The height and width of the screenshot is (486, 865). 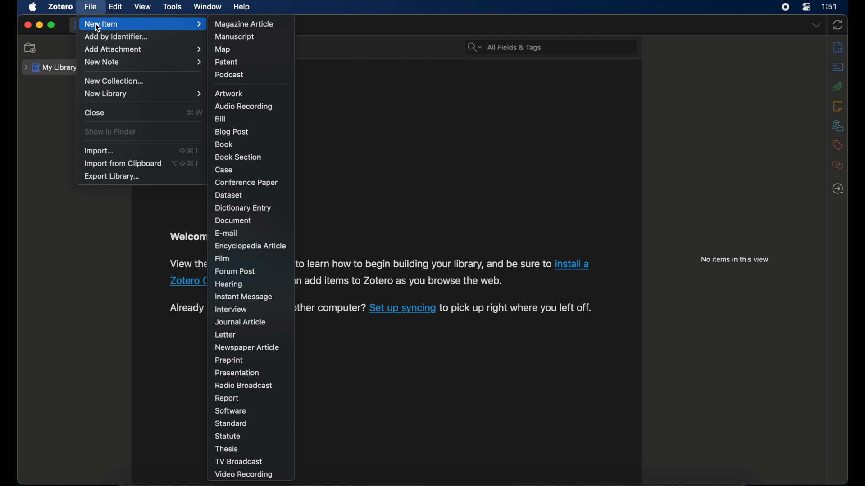 What do you see at coordinates (100, 151) in the screenshot?
I see `import` at bounding box center [100, 151].